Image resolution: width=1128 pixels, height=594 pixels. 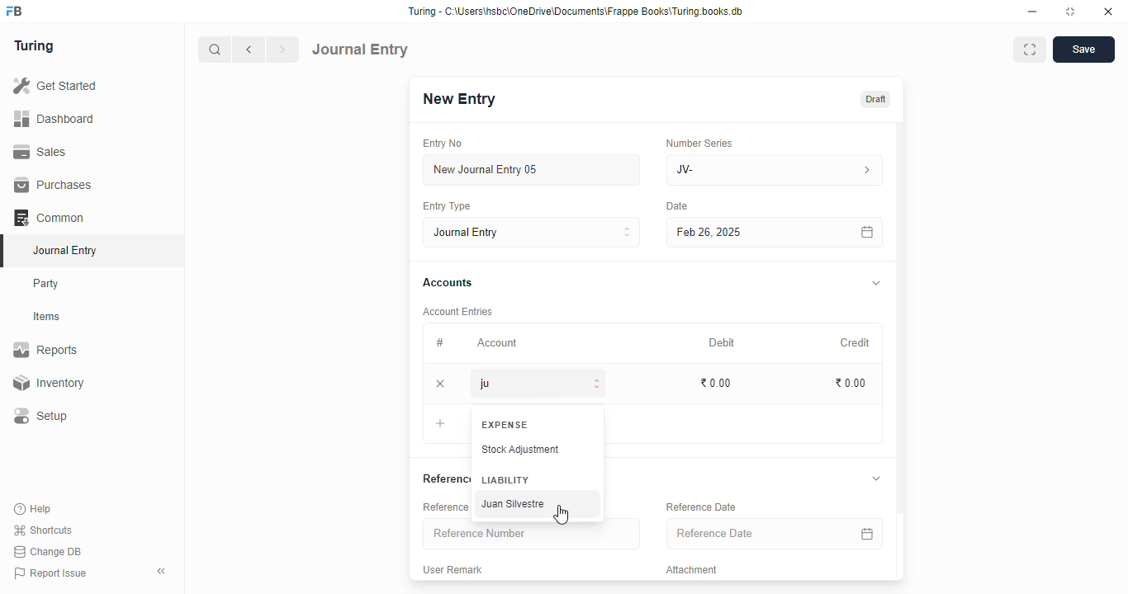 I want to click on scroll bar, so click(x=901, y=350).